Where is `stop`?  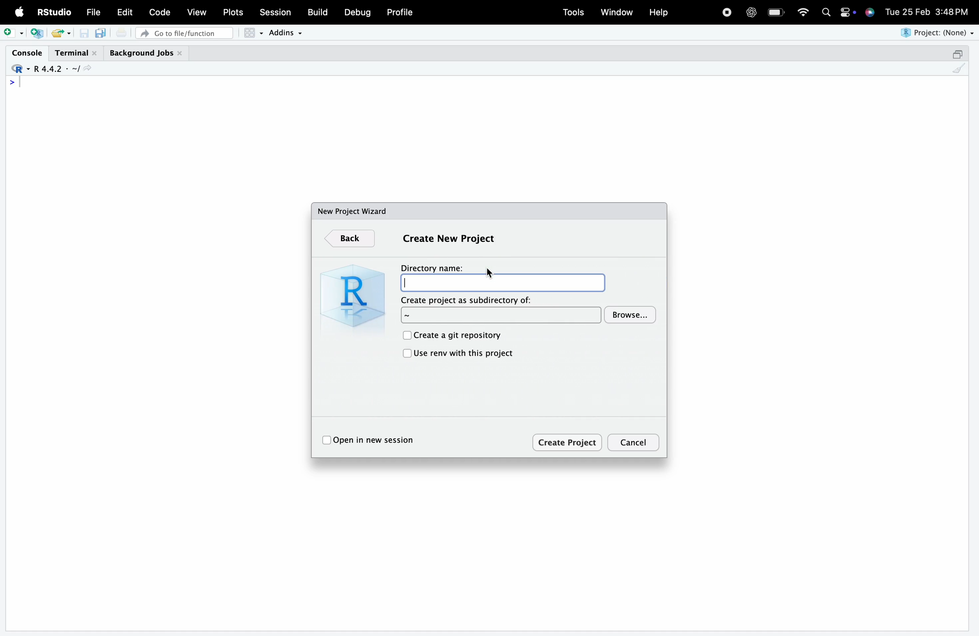
stop is located at coordinates (726, 11).